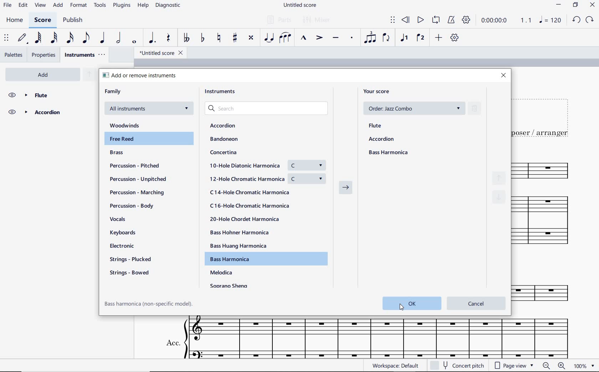  I want to click on order: Jazz Combo, so click(413, 108).